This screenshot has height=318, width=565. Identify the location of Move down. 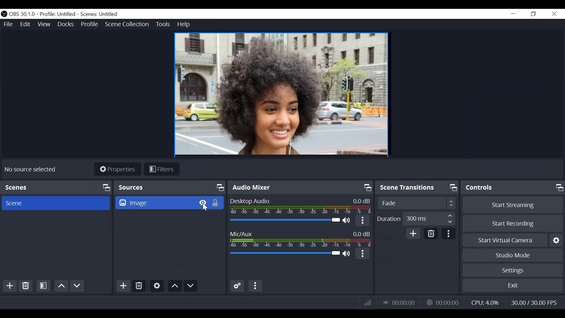
(190, 286).